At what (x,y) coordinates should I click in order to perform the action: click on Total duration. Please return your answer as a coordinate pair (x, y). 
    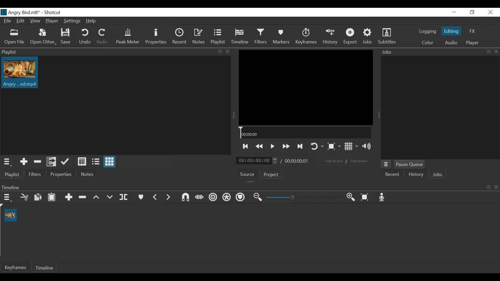
    Looking at the image, I should click on (298, 161).